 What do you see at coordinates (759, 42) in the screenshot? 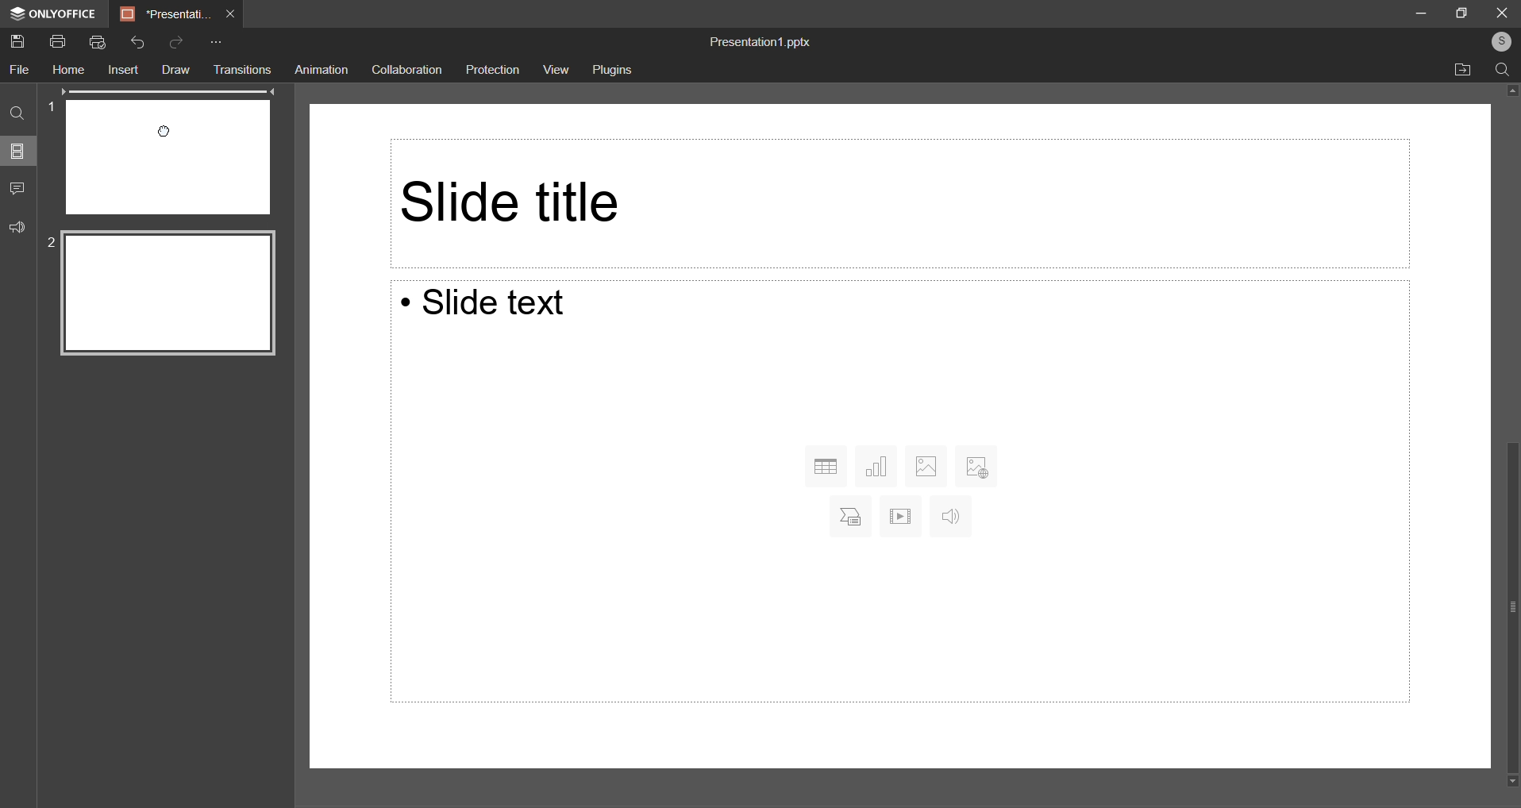
I see `Presentation1.pptx` at bounding box center [759, 42].